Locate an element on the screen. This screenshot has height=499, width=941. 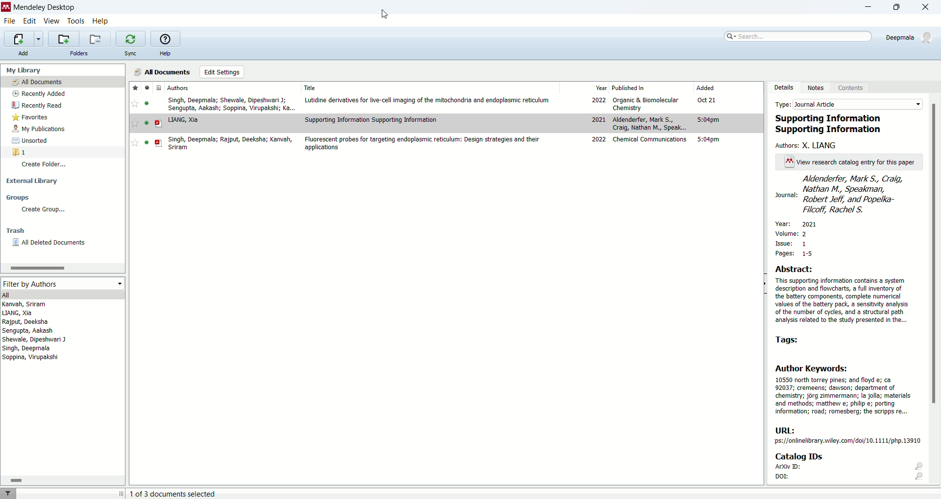
favorites is located at coordinates (34, 117).